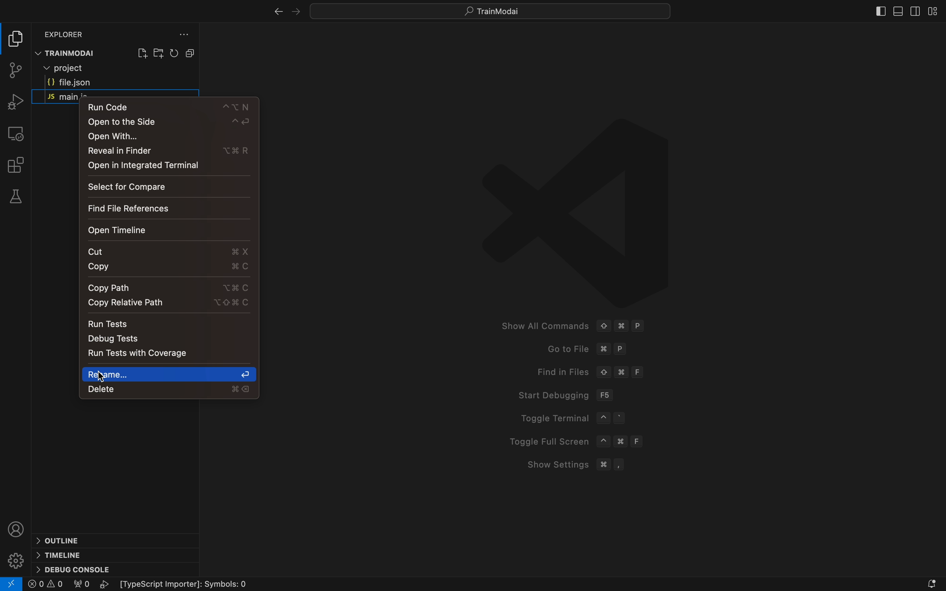 The image size is (946, 591). I want to click on 0, so click(84, 584).